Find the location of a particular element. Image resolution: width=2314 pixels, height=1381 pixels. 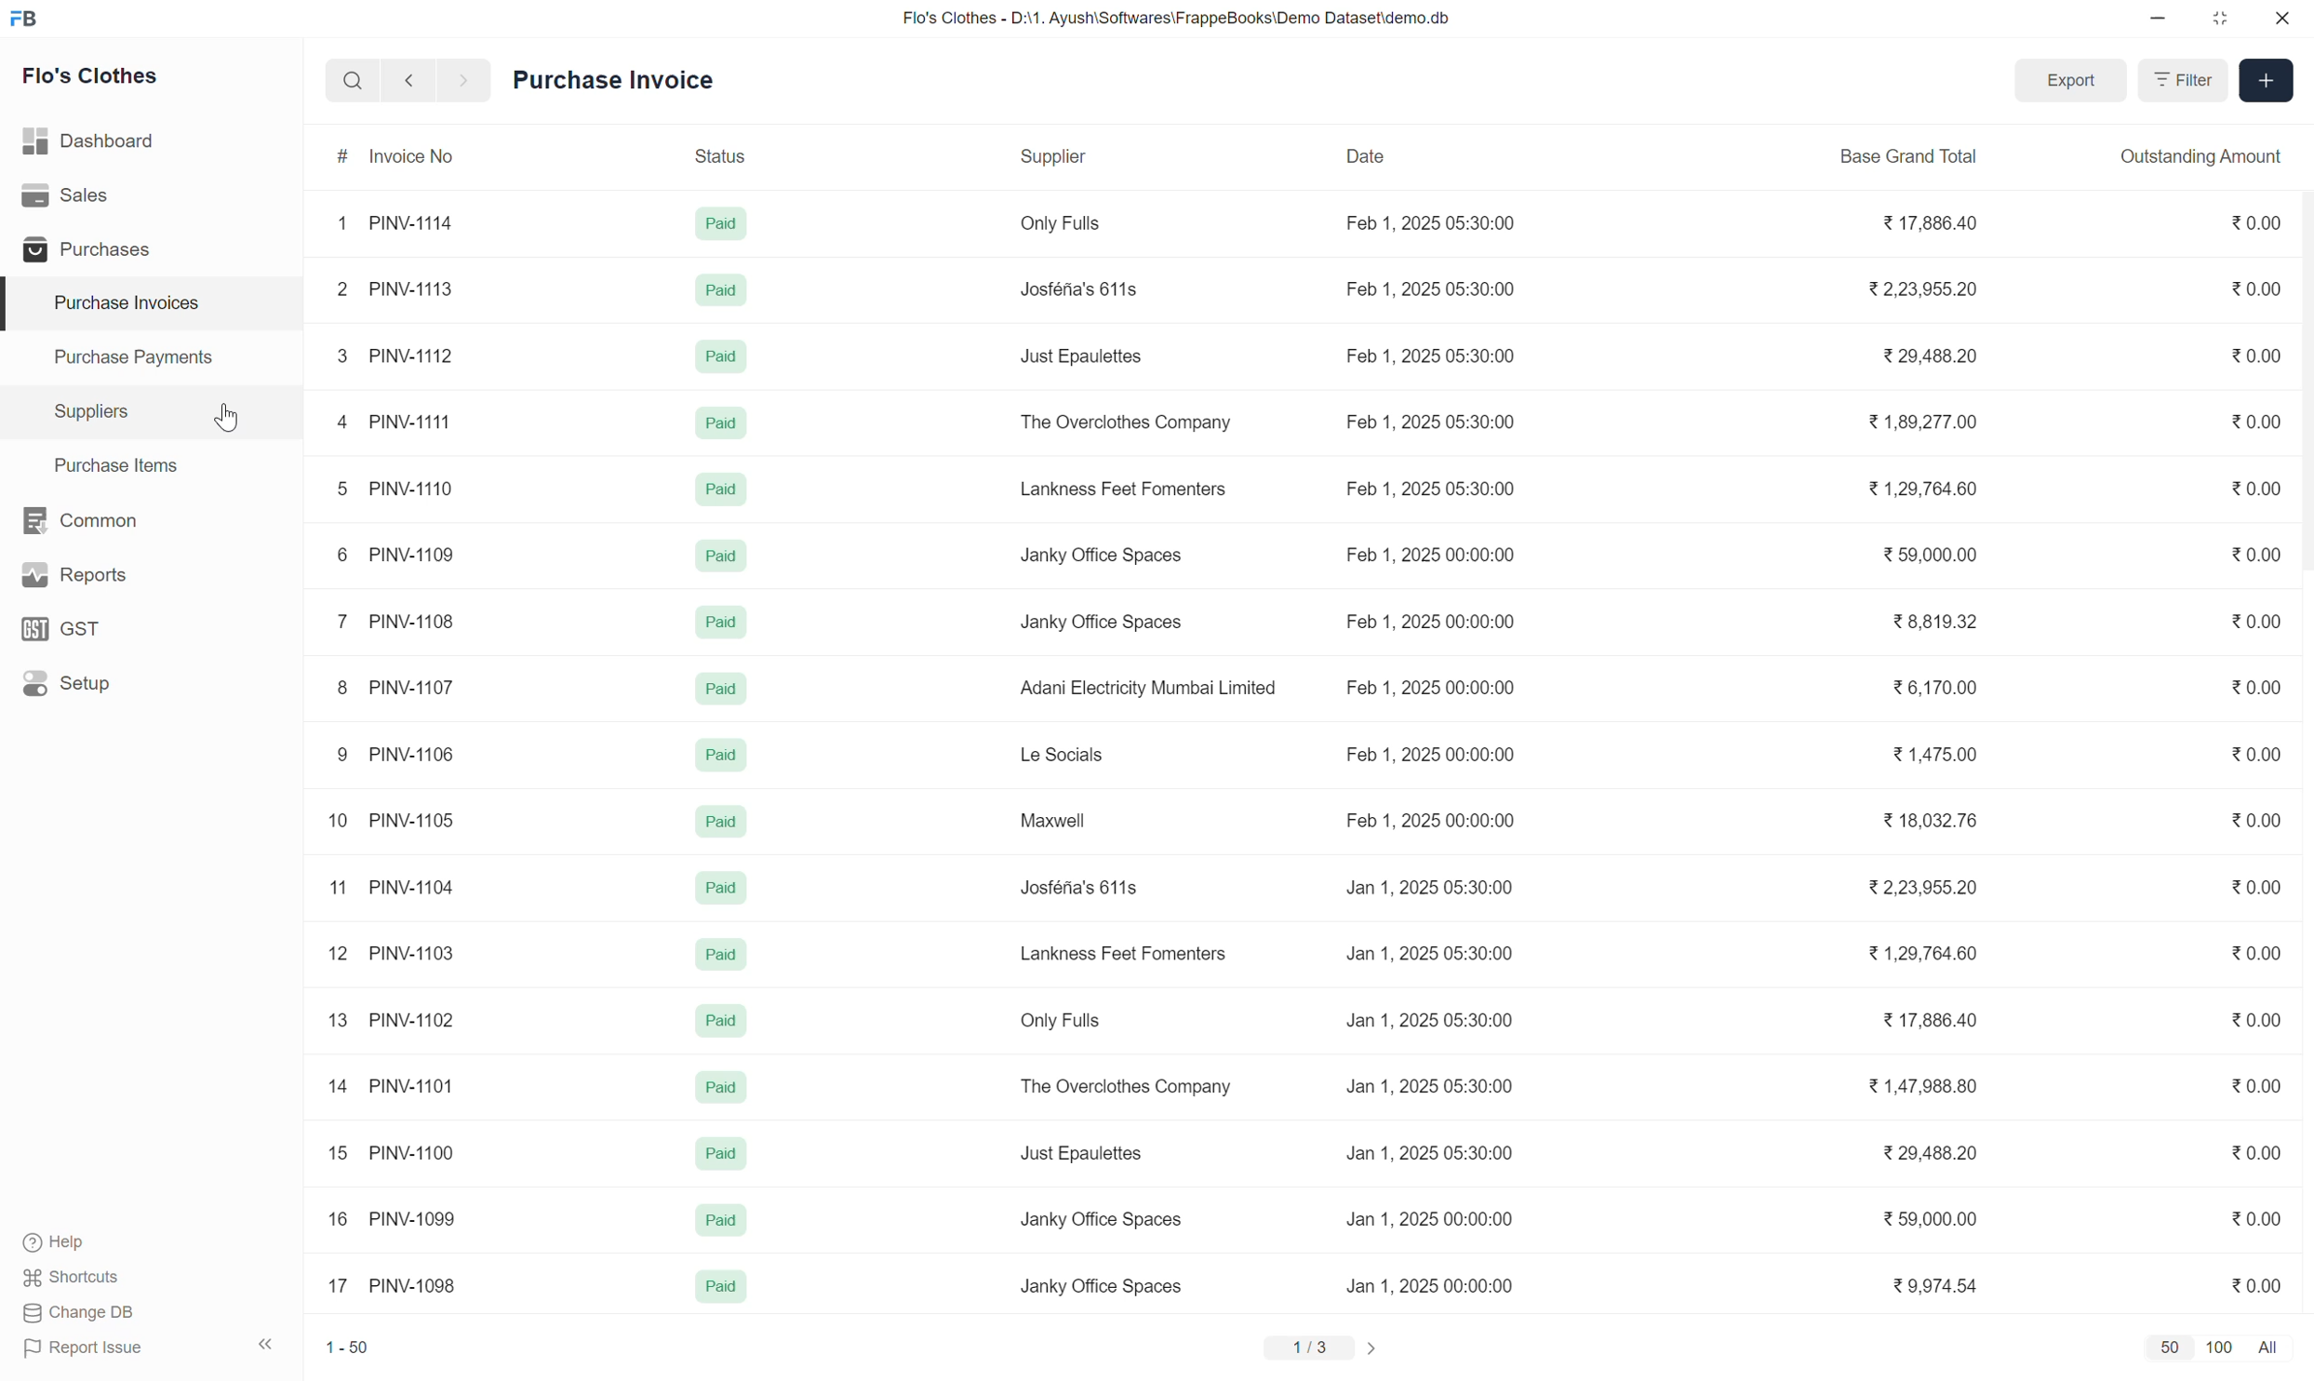

0.00 is located at coordinates (2258, 226).